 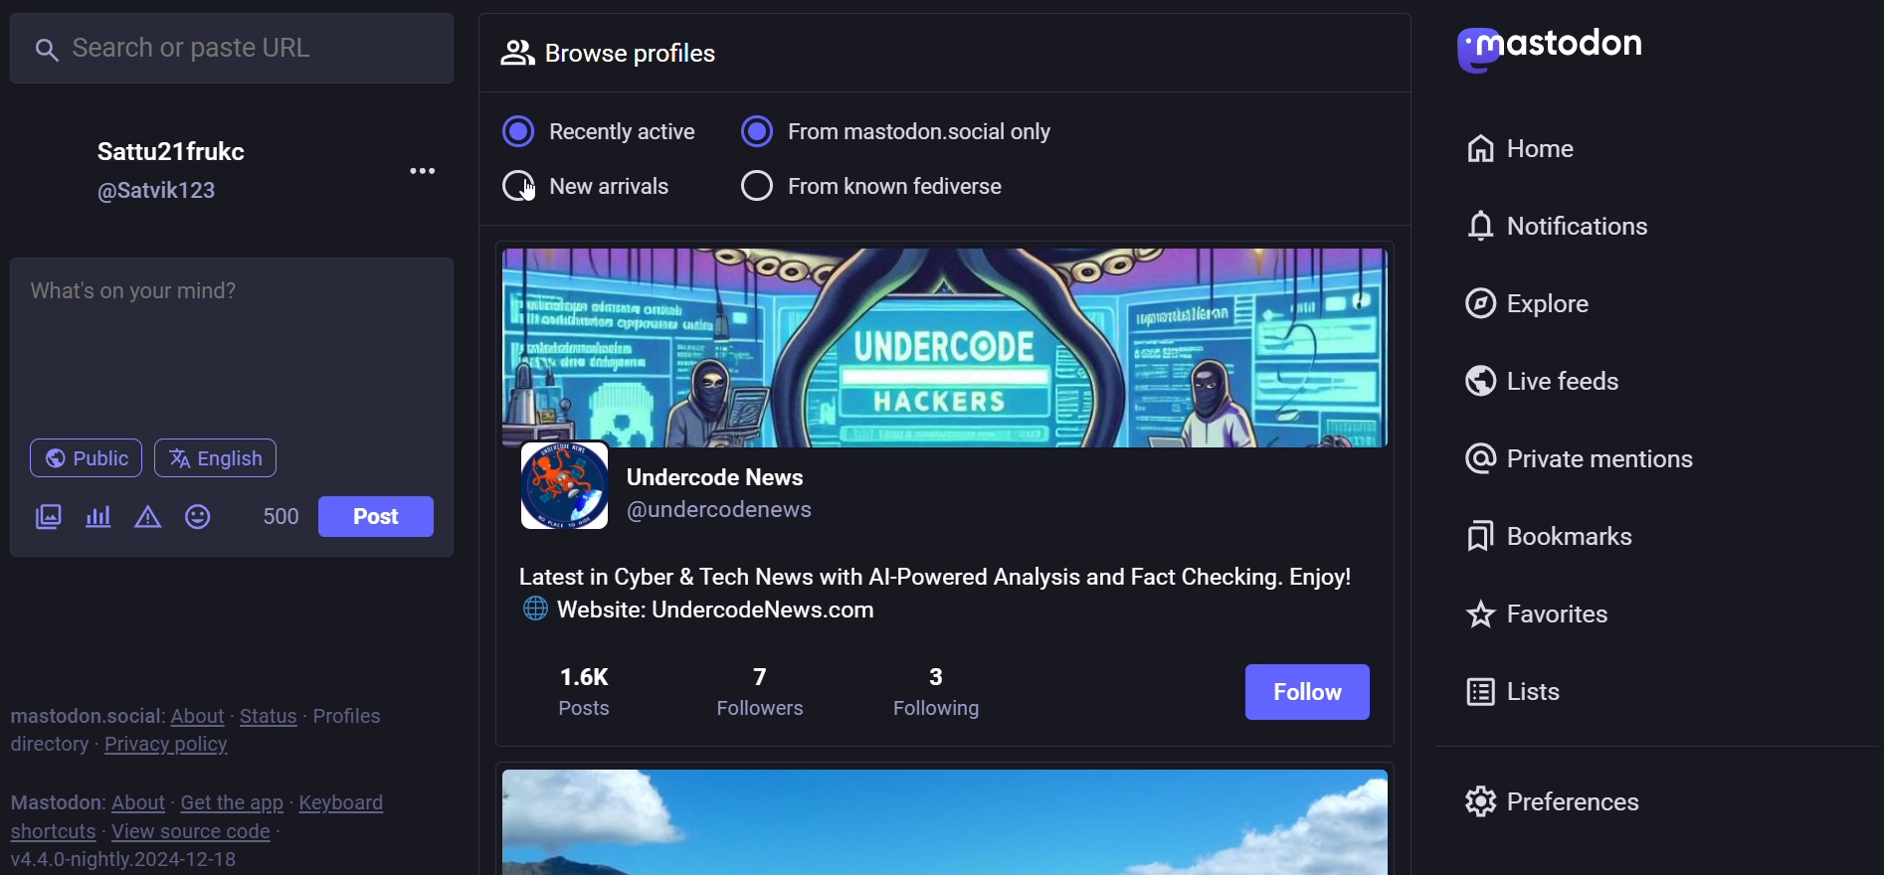 What do you see at coordinates (918, 128) in the screenshot?
I see `from mastodon social only` at bounding box center [918, 128].